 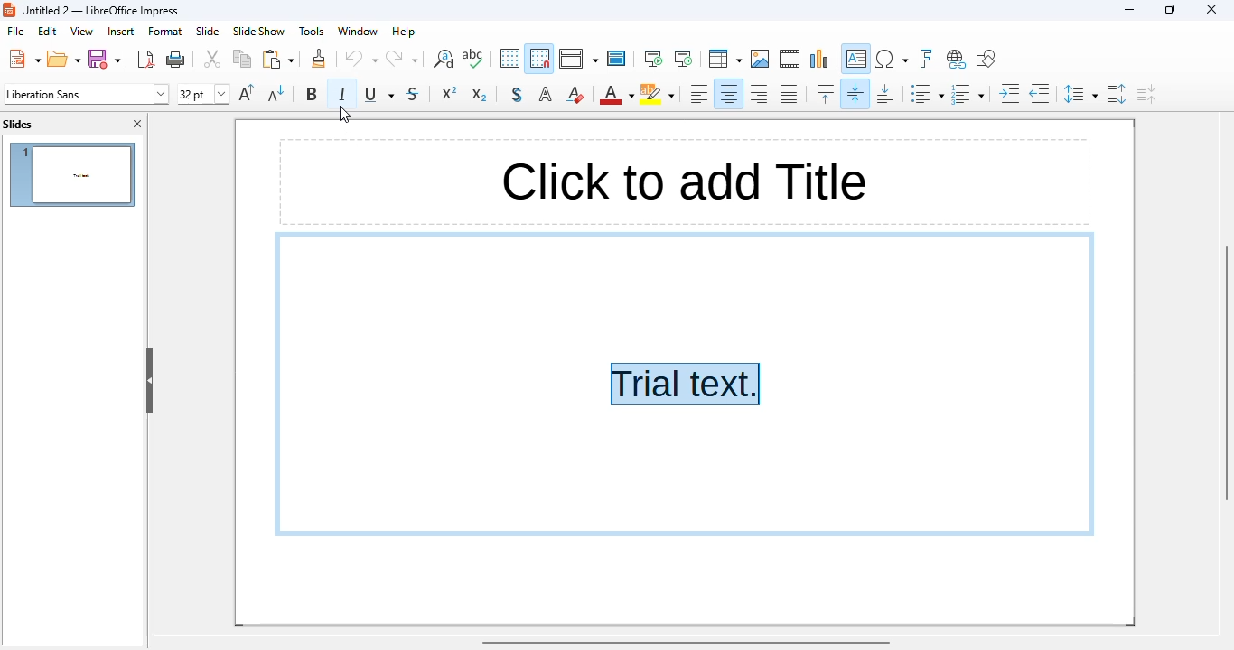 I want to click on insert chart, so click(x=820, y=59).